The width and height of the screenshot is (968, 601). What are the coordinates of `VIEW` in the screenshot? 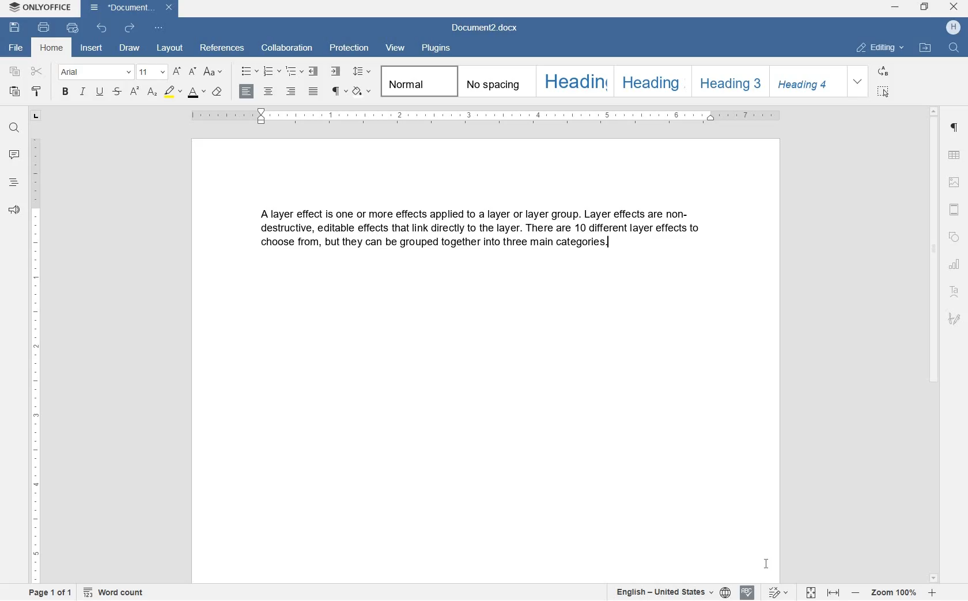 It's located at (395, 48).